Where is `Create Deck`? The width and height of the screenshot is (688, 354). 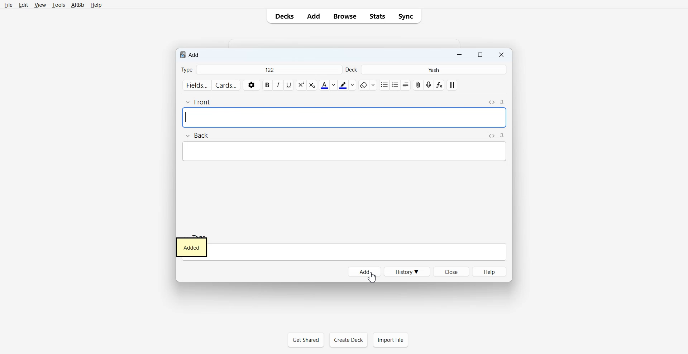 Create Deck is located at coordinates (348, 339).